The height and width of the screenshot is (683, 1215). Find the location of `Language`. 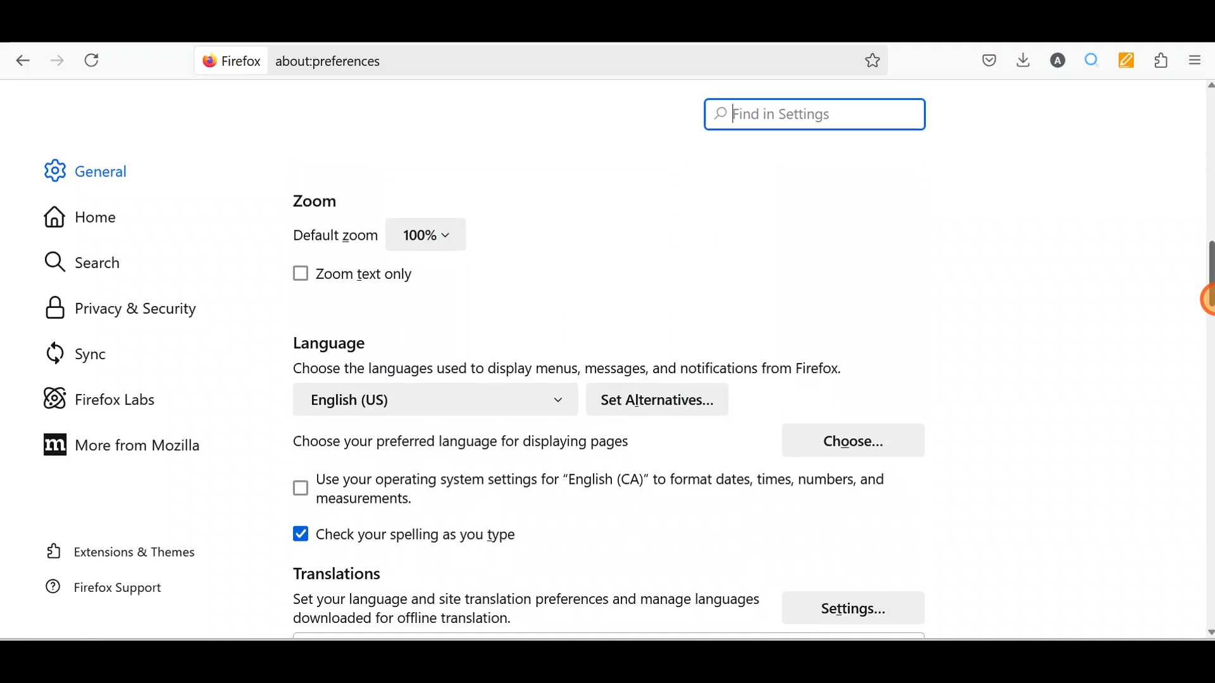

Language is located at coordinates (352, 344).